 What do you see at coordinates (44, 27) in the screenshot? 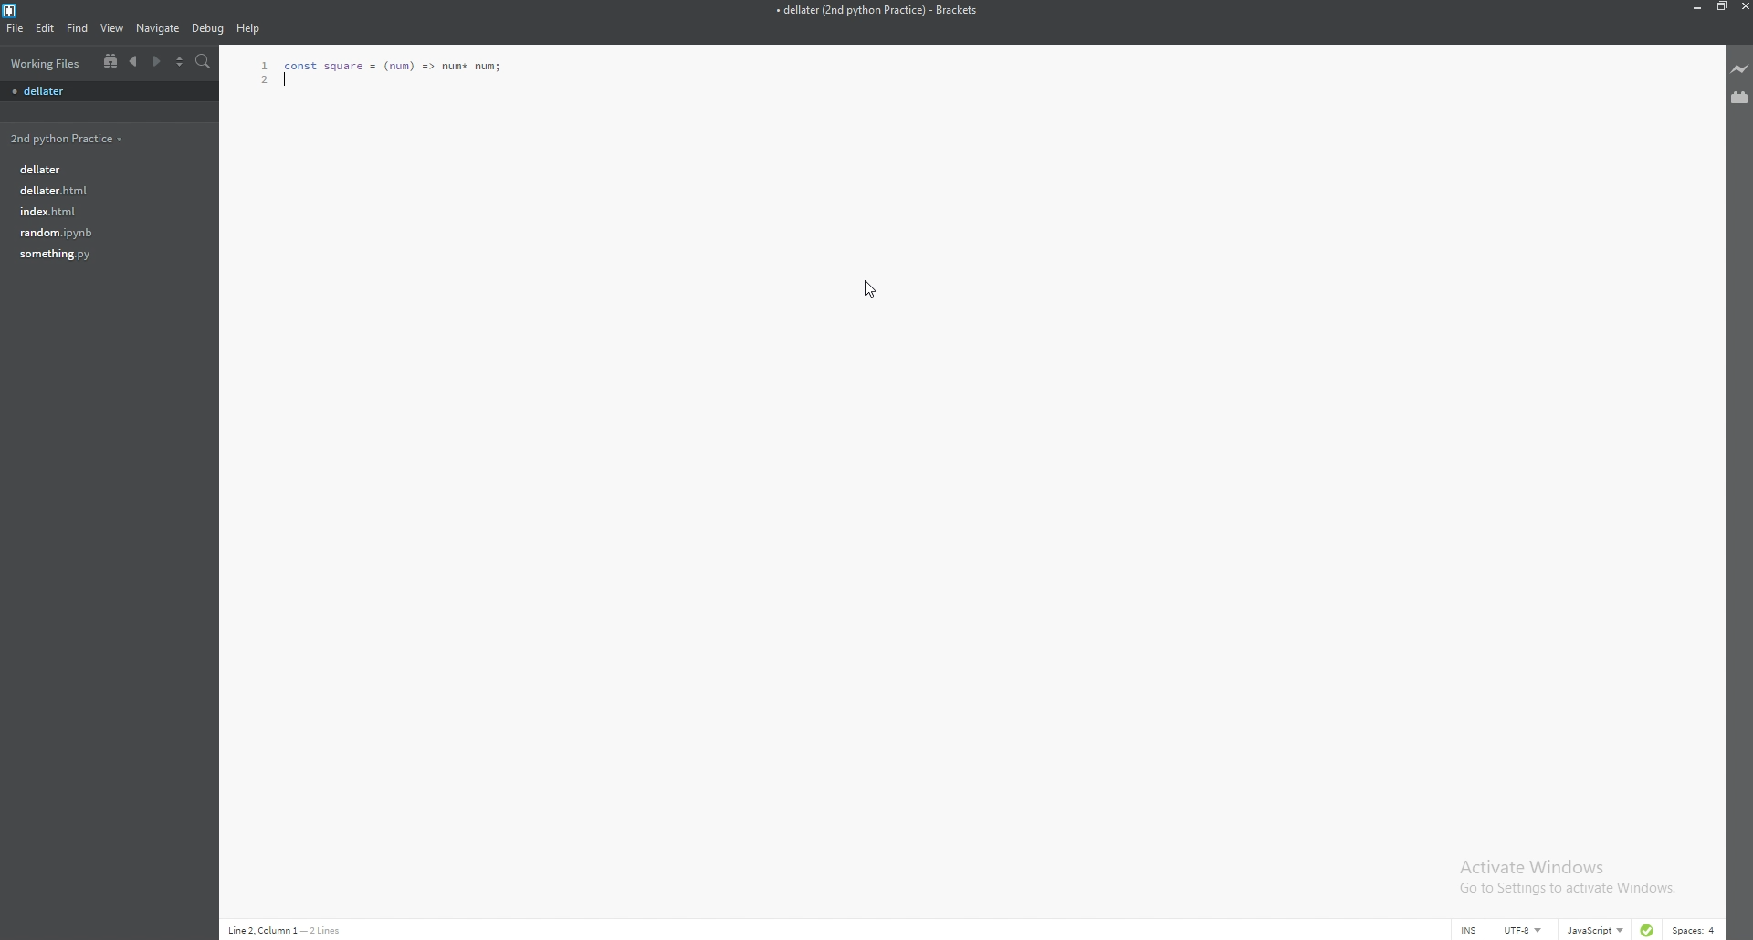
I see `edit` at bounding box center [44, 27].